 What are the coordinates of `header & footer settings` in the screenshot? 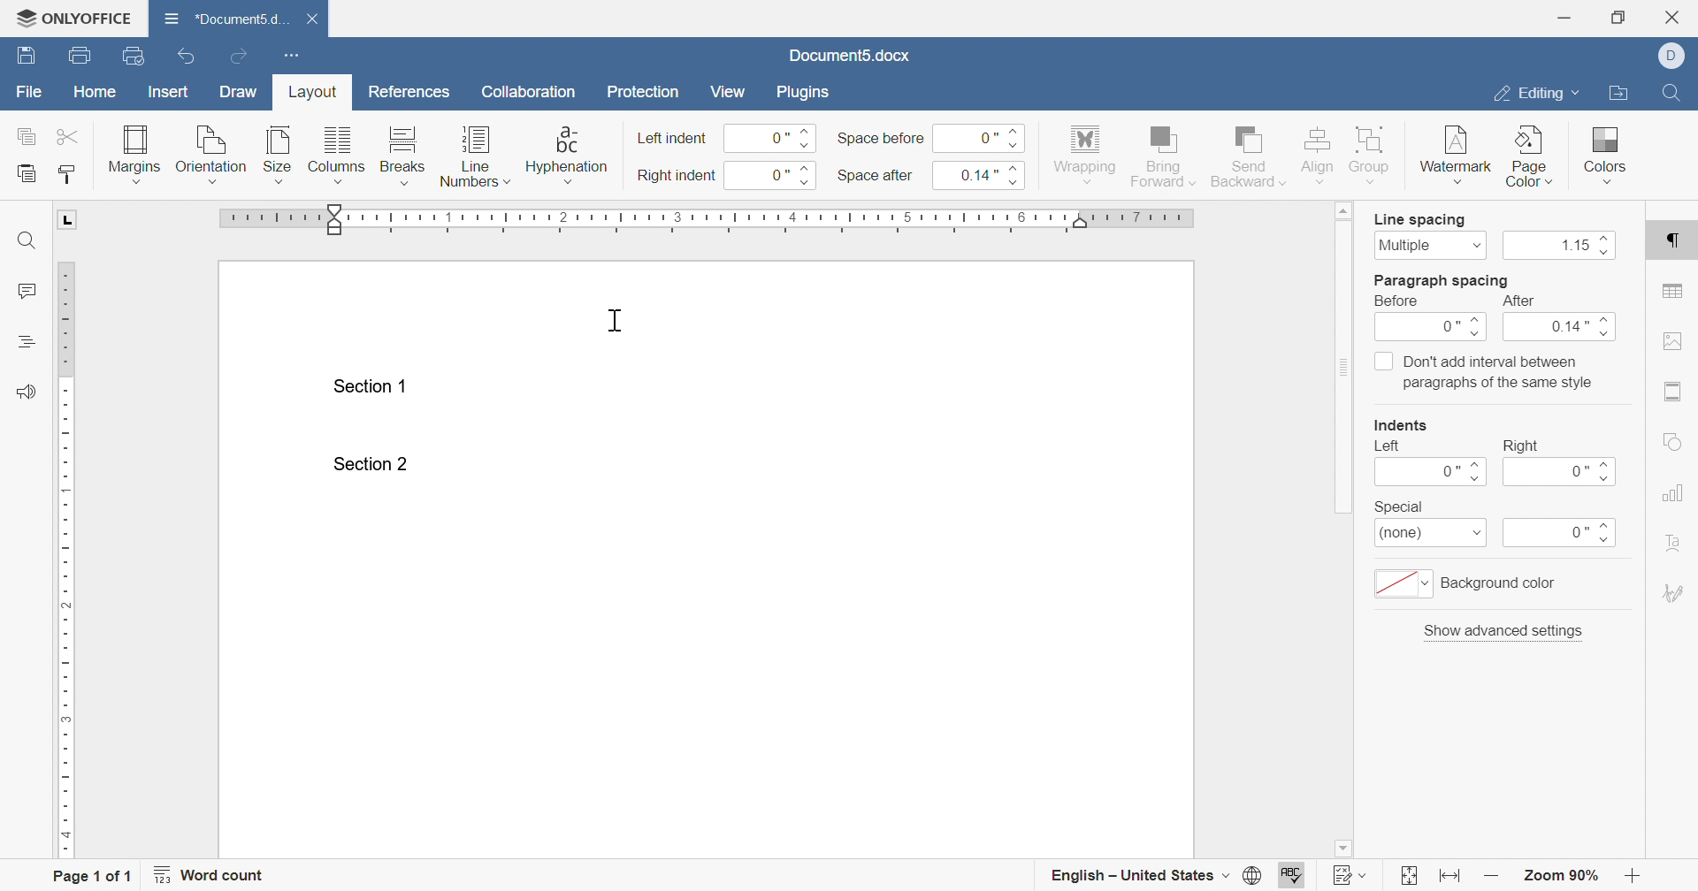 It's located at (1675, 392).